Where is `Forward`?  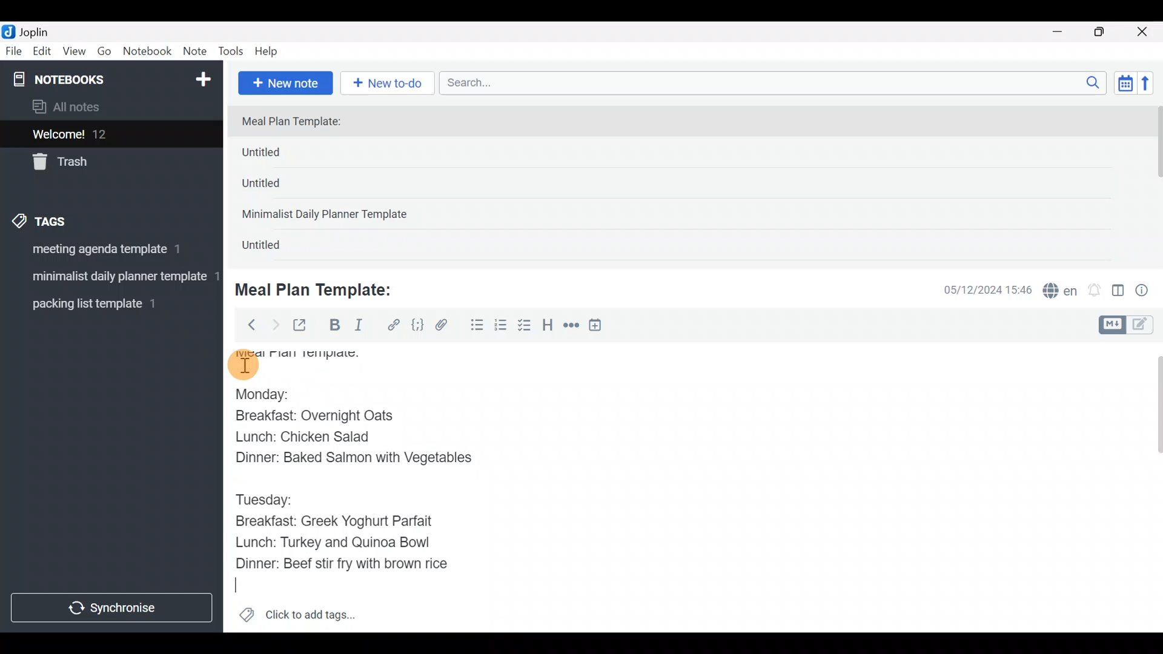
Forward is located at coordinates (275, 325).